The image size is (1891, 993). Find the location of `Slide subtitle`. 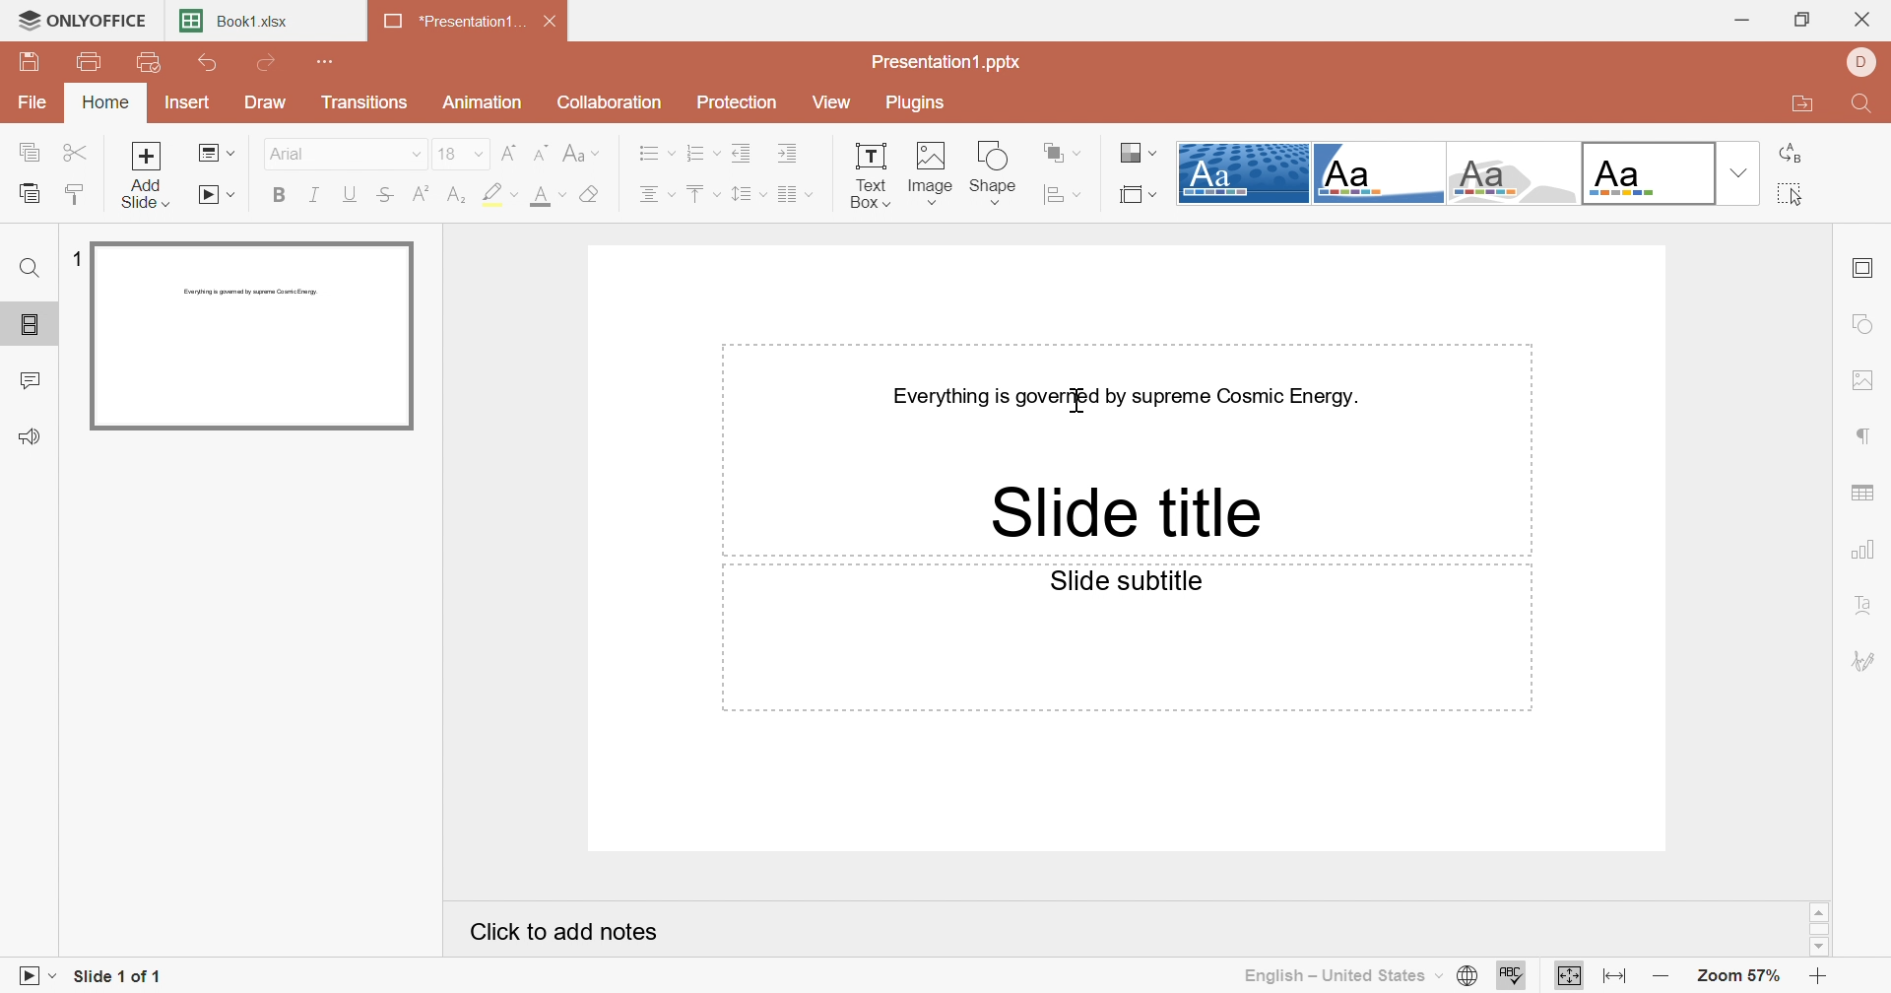

Slide subtitle is located at coordinates (1115, 579).